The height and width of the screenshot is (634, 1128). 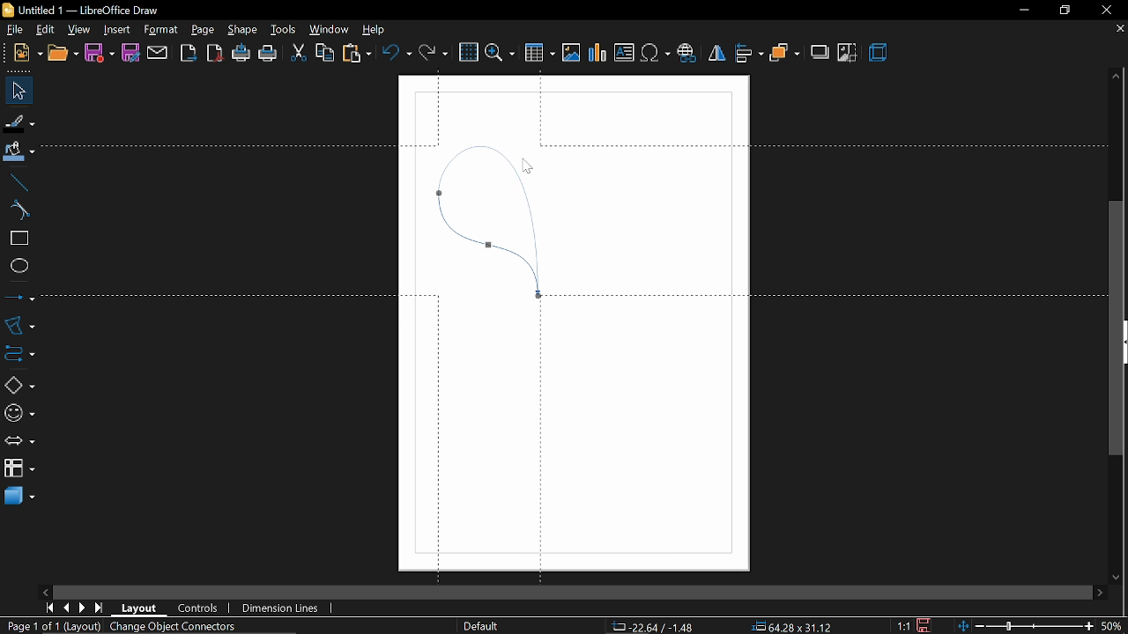 I want to click on (Layout) Object Connectors selected, so click(x=152, y=627).